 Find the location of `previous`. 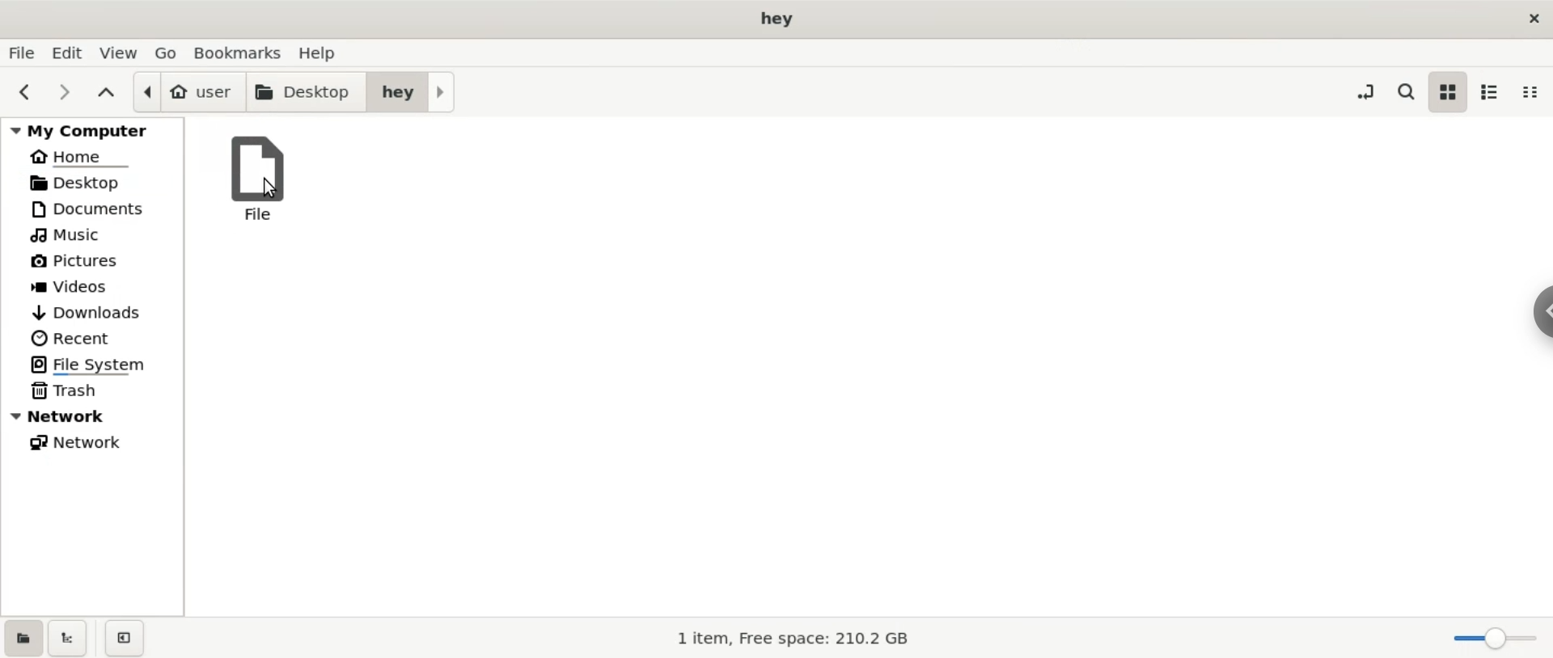

previous is located at coordinates (25, 93).